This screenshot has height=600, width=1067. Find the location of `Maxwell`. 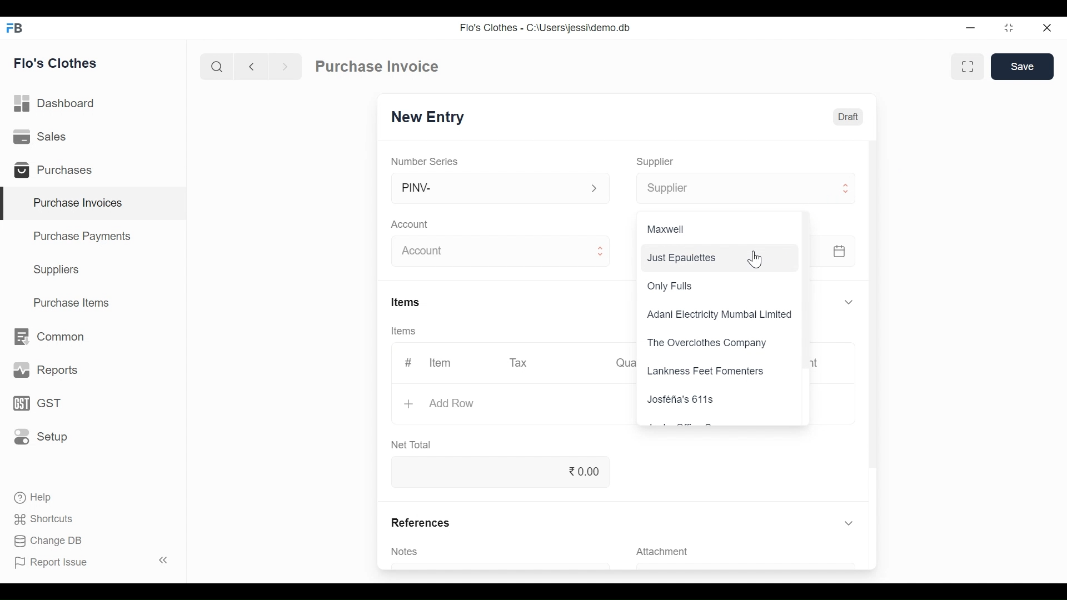

Maxwell is located at coordinates (669, 230).